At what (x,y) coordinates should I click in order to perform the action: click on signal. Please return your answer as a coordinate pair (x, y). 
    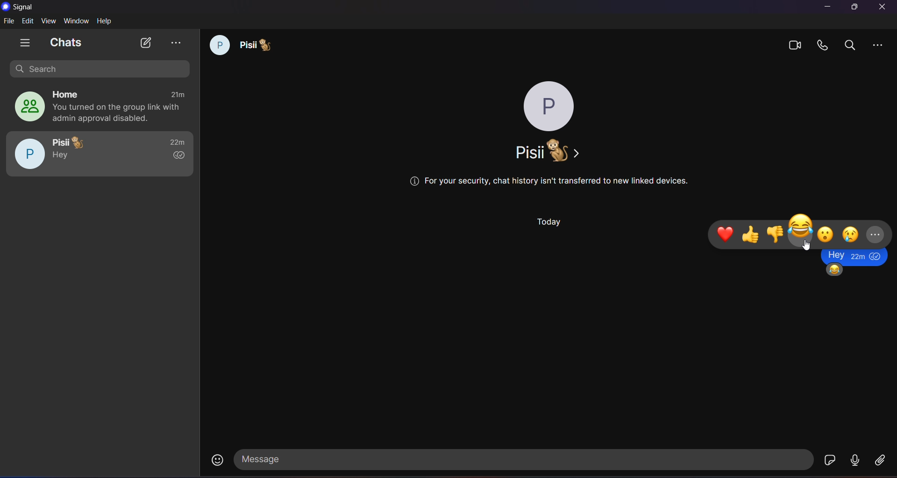
    Looking at the image, I should click on (22, 7).